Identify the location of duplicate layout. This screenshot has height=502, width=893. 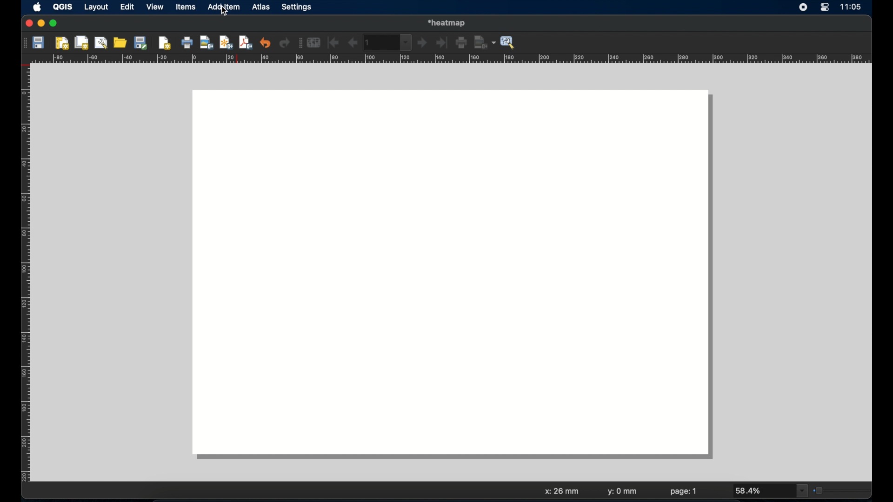
(82, 42).